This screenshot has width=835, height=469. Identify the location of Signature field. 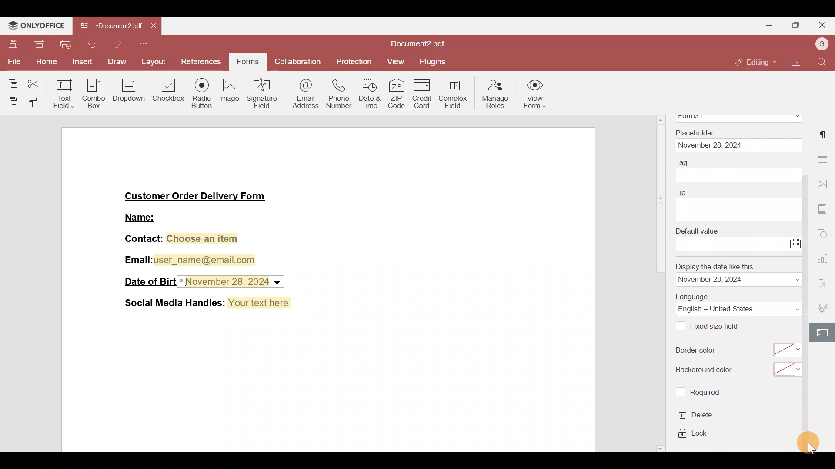
(263, 92).